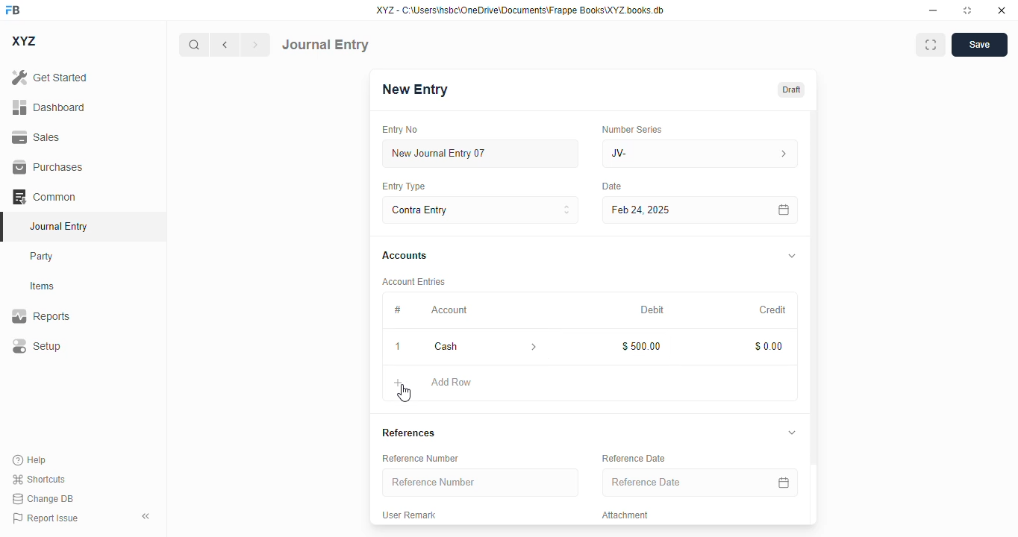 The image size is (1018, 537). I want to click on search, so click(193, 45).